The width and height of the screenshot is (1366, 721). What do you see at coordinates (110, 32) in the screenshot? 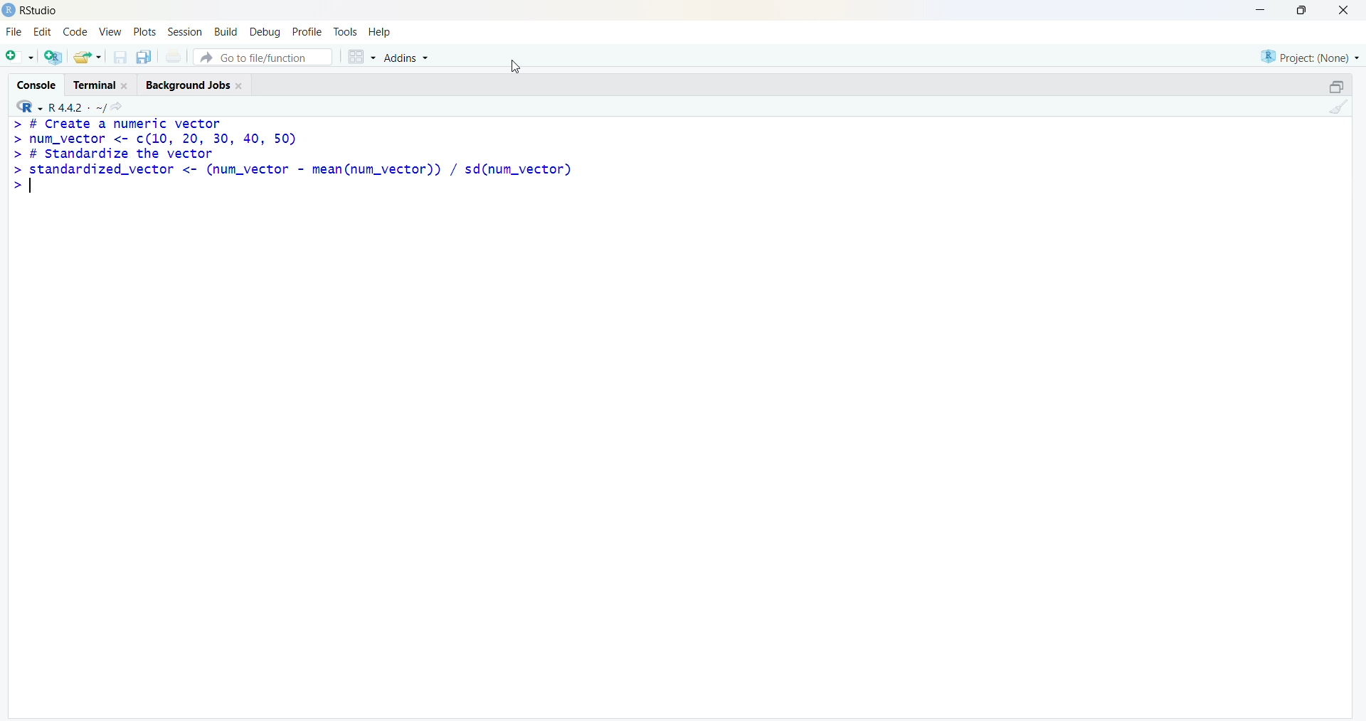
I see `view` at bounding box center [110, 32].